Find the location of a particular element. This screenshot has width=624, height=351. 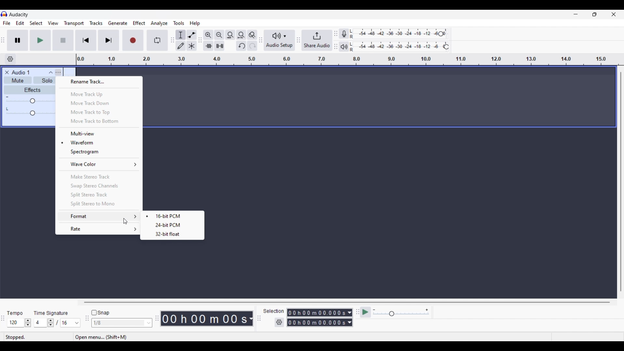

Record/Record new track is located at coordinates (133, 40).